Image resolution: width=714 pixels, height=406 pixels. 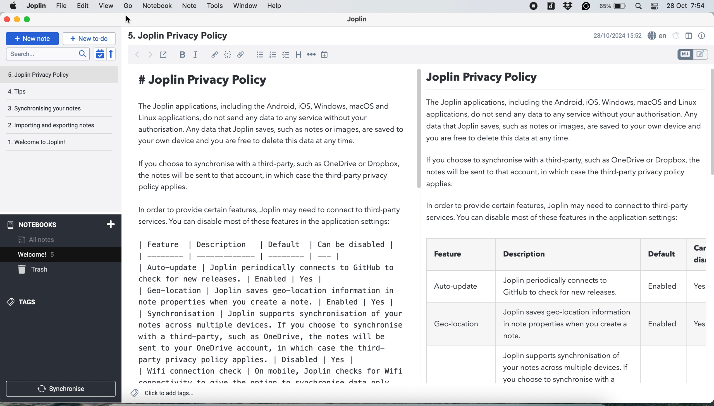 What do you see at coordinates (688, 36) in the screenshot?
I see `toggle editor layout` at bounding box center [688, 36].